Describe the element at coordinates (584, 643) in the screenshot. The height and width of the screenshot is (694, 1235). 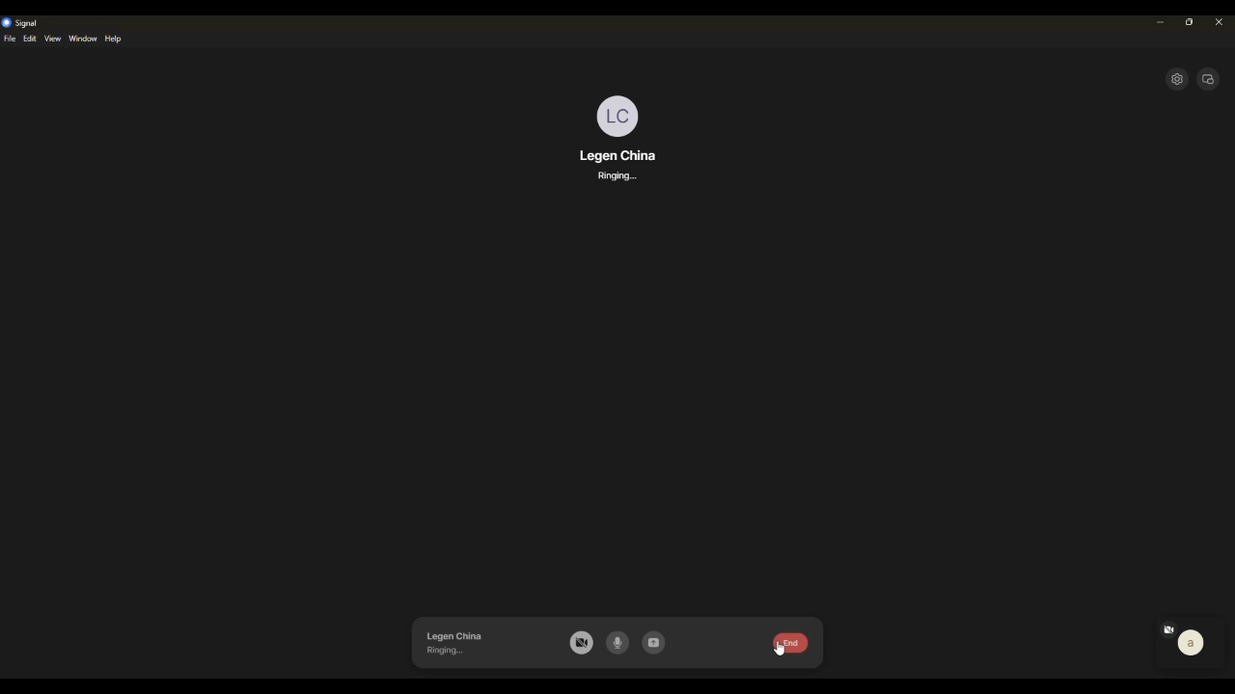
I see `camera off` at that location.